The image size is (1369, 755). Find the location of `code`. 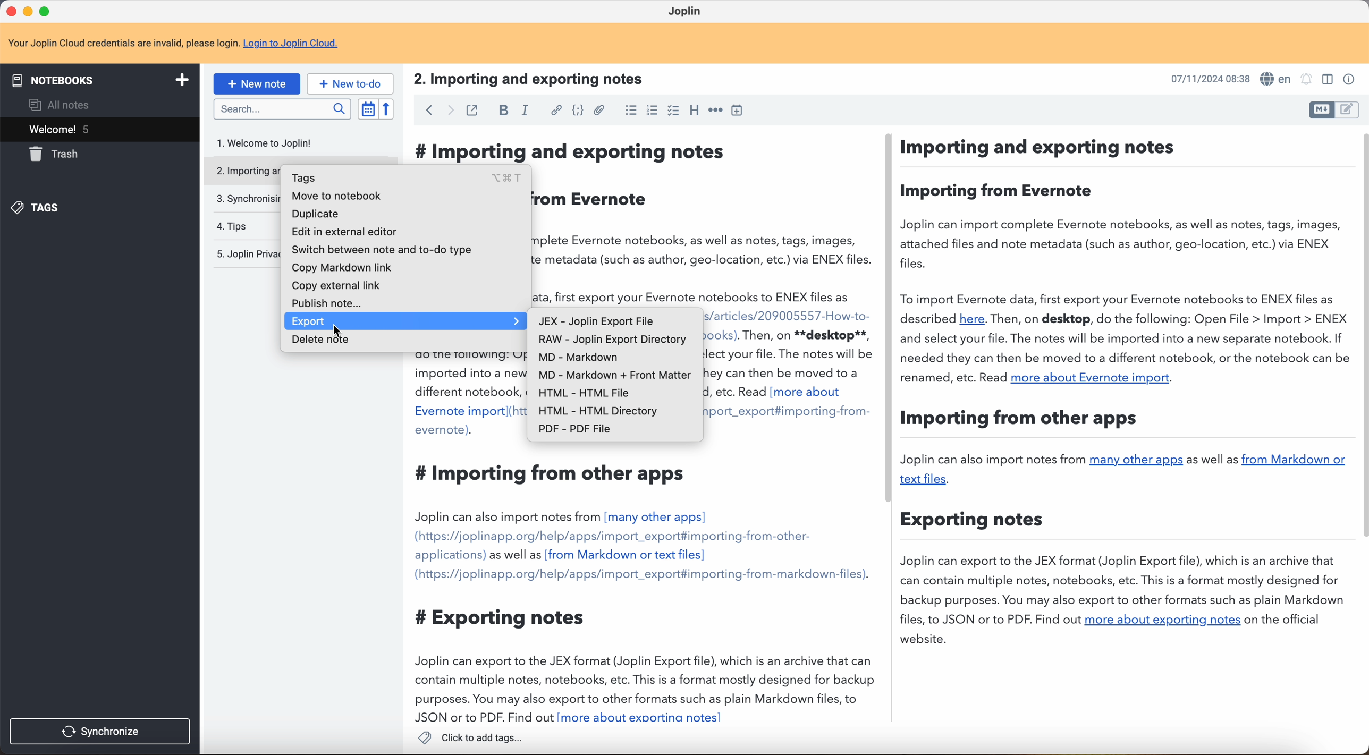

code is located at coordinates (577, 112).